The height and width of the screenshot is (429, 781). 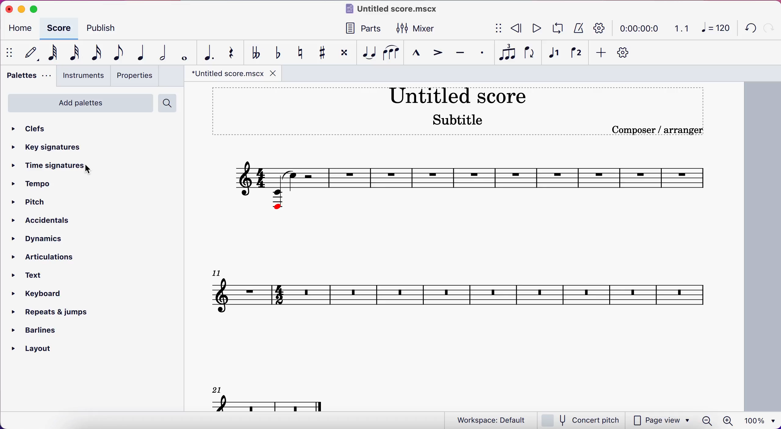 I want to click on quarter note, so click(x=137, y=52).